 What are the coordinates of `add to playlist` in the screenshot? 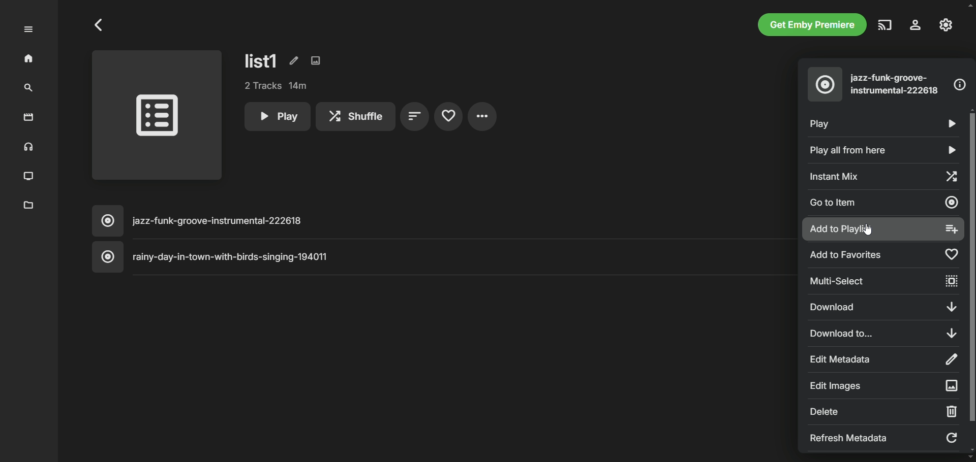 It's located at (883, 229).